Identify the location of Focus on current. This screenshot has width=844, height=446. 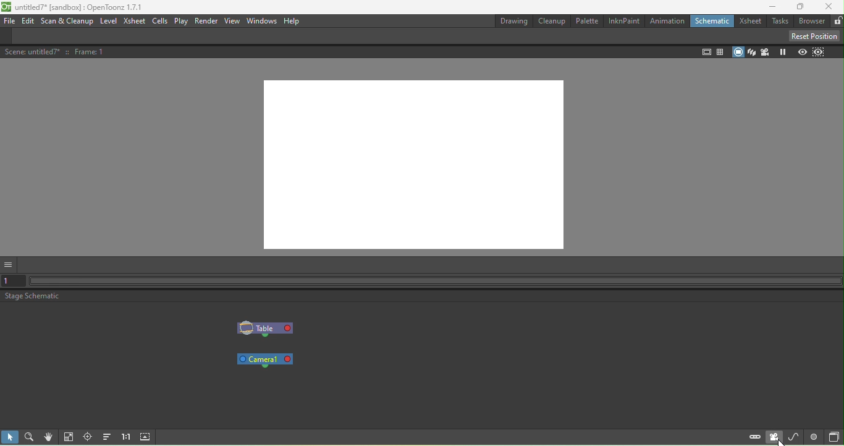
(90, 437).